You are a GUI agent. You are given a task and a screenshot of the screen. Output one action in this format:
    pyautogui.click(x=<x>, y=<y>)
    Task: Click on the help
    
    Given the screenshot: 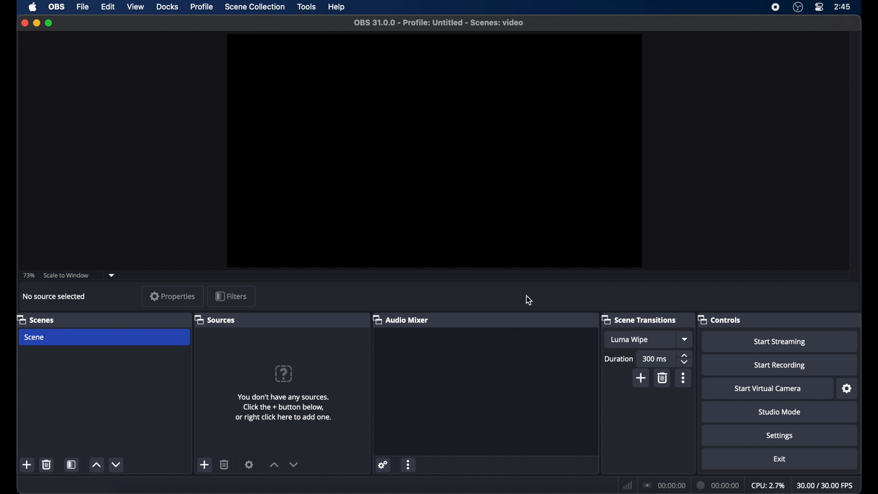 What is the action you would take?
    pyautogui.click(x=284, y=374)
    